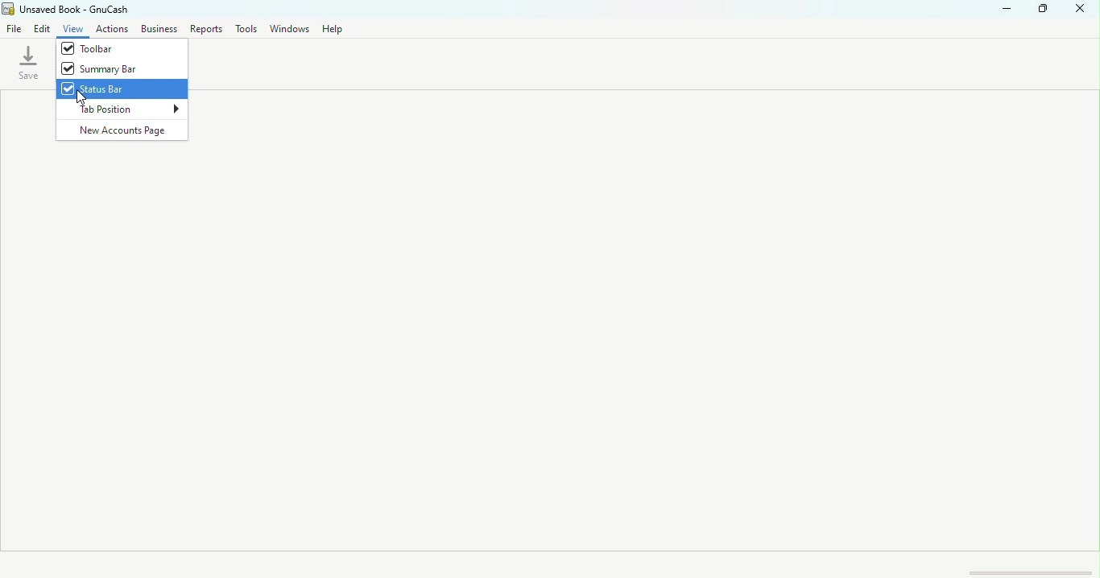 The image size is (1100, 578). What do you see at coordinates (77, 98) in the screenshot?
I see `cursor` at bounding box center [77, 98].